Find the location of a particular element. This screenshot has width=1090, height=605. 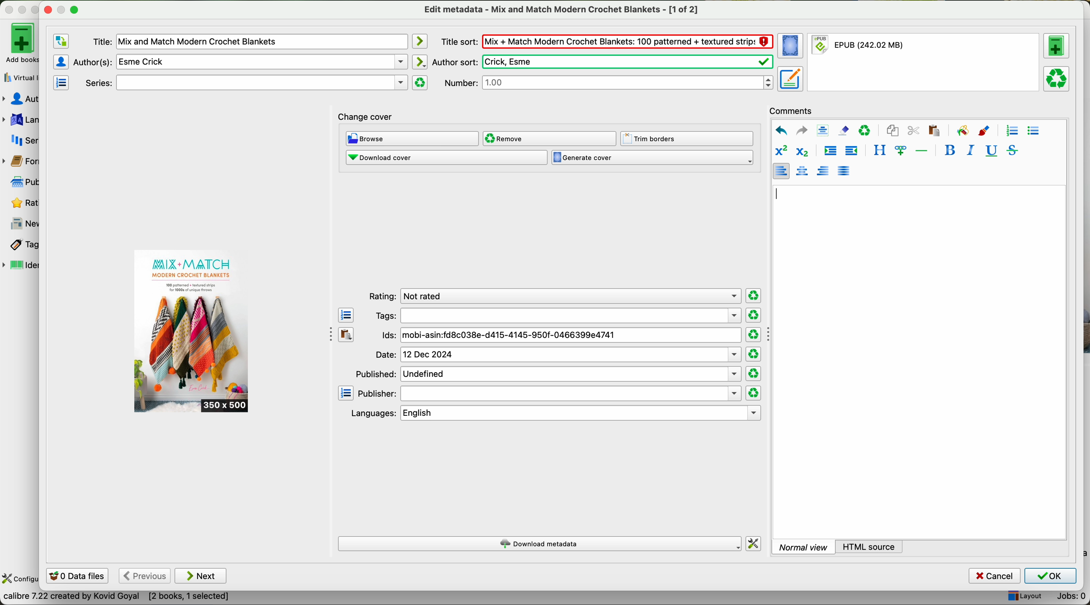

published is located at coordinates (547, 373).